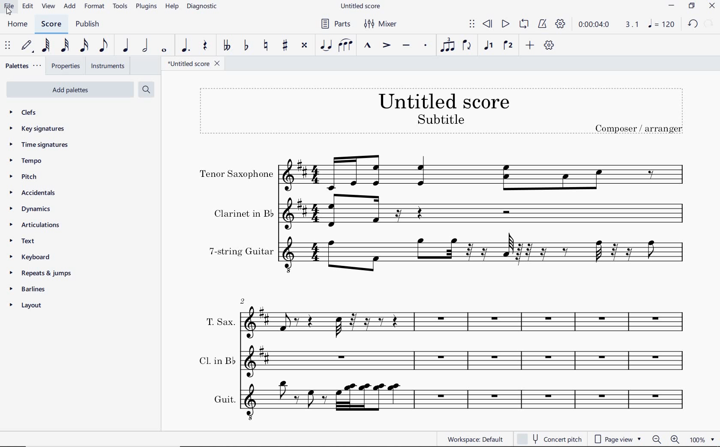  What do you see at coordinates (443, 214) in the screenshot?
I see `Clarinet in b` at bounding box center [443, 214].